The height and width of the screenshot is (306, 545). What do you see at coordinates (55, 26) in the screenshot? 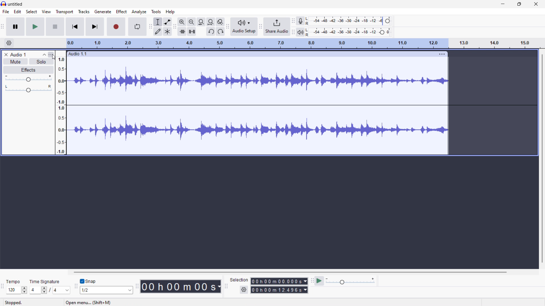
I see `stop` at bounding box center [55, 26].